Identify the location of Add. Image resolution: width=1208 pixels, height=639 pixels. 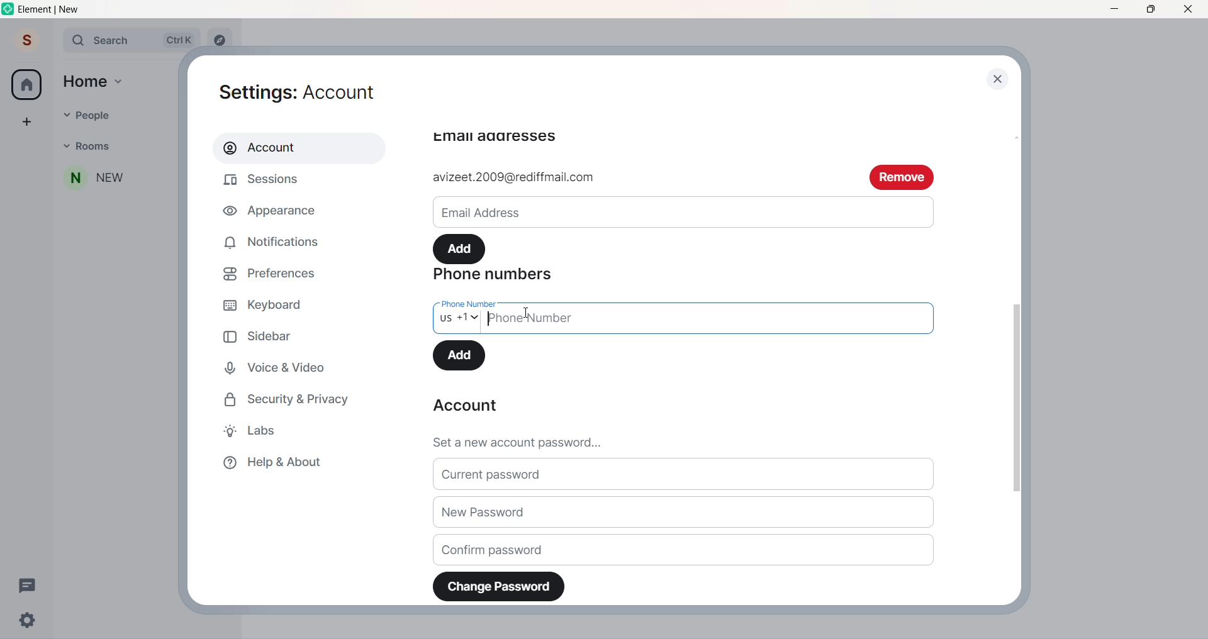
(461, 247).